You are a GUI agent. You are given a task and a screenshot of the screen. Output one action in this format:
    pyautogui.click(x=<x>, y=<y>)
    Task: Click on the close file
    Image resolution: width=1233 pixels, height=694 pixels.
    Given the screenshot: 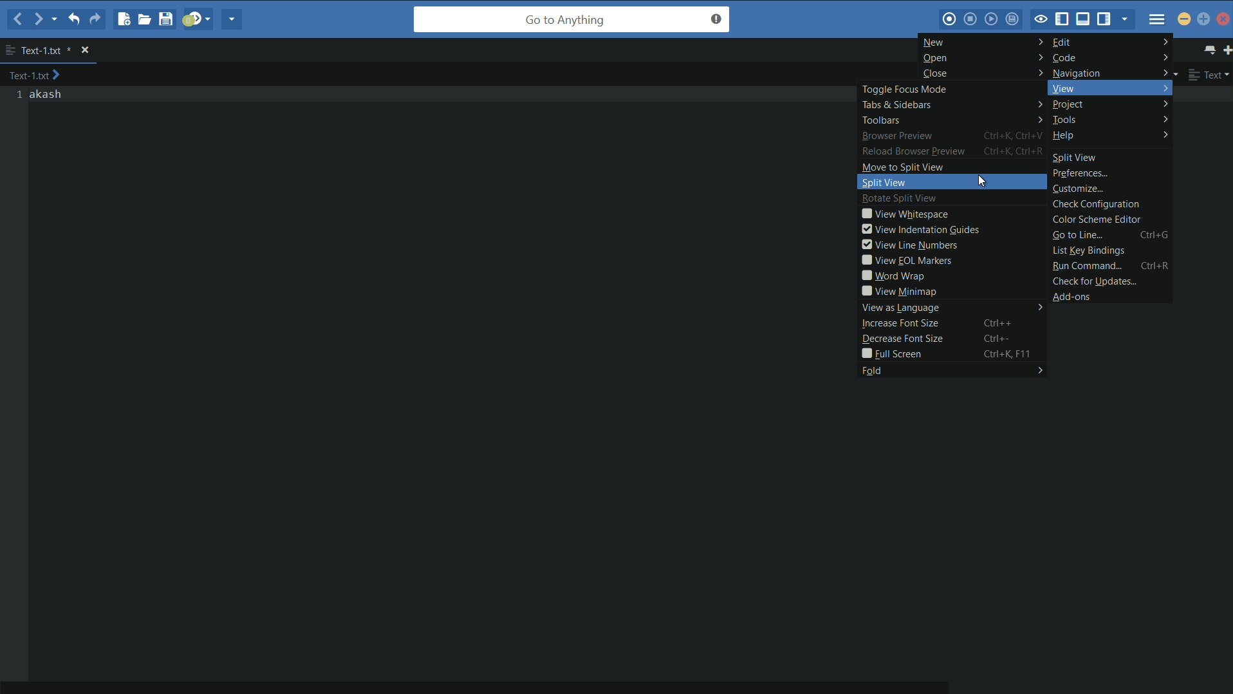 What is the action you would take?
    pyautogui.click(x=85, y=50)
    